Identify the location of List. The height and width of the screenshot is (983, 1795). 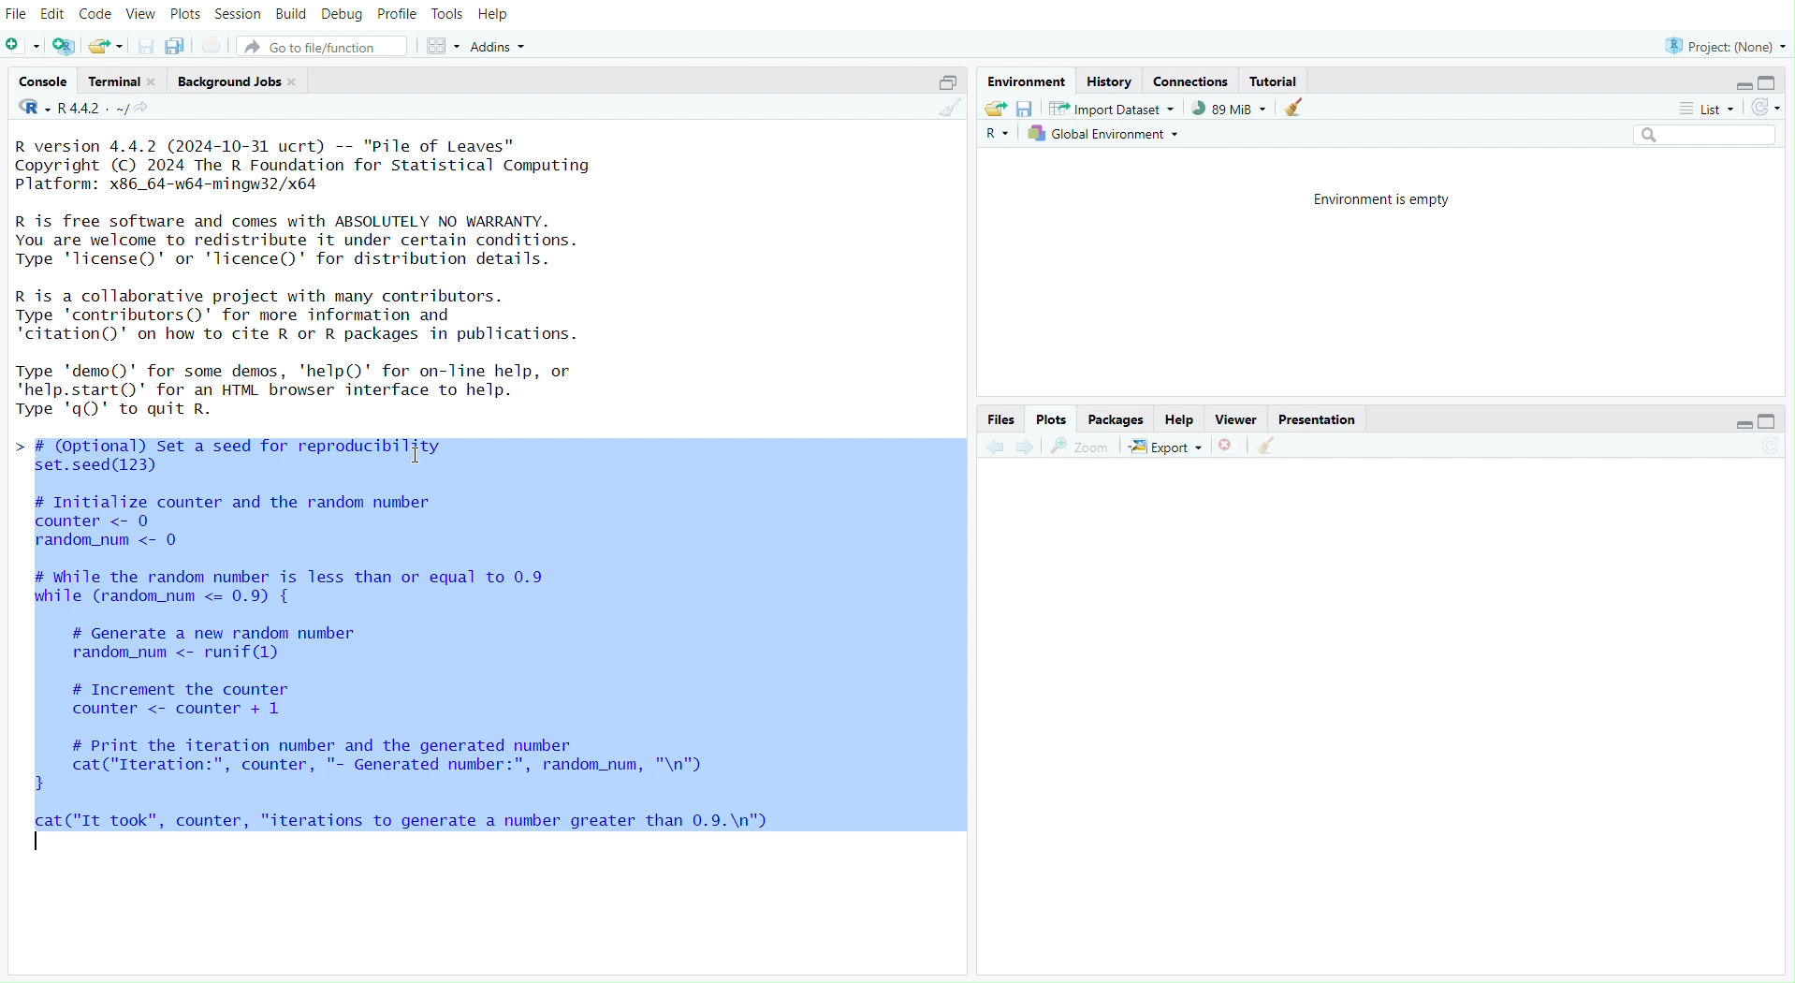
(1708, 107).